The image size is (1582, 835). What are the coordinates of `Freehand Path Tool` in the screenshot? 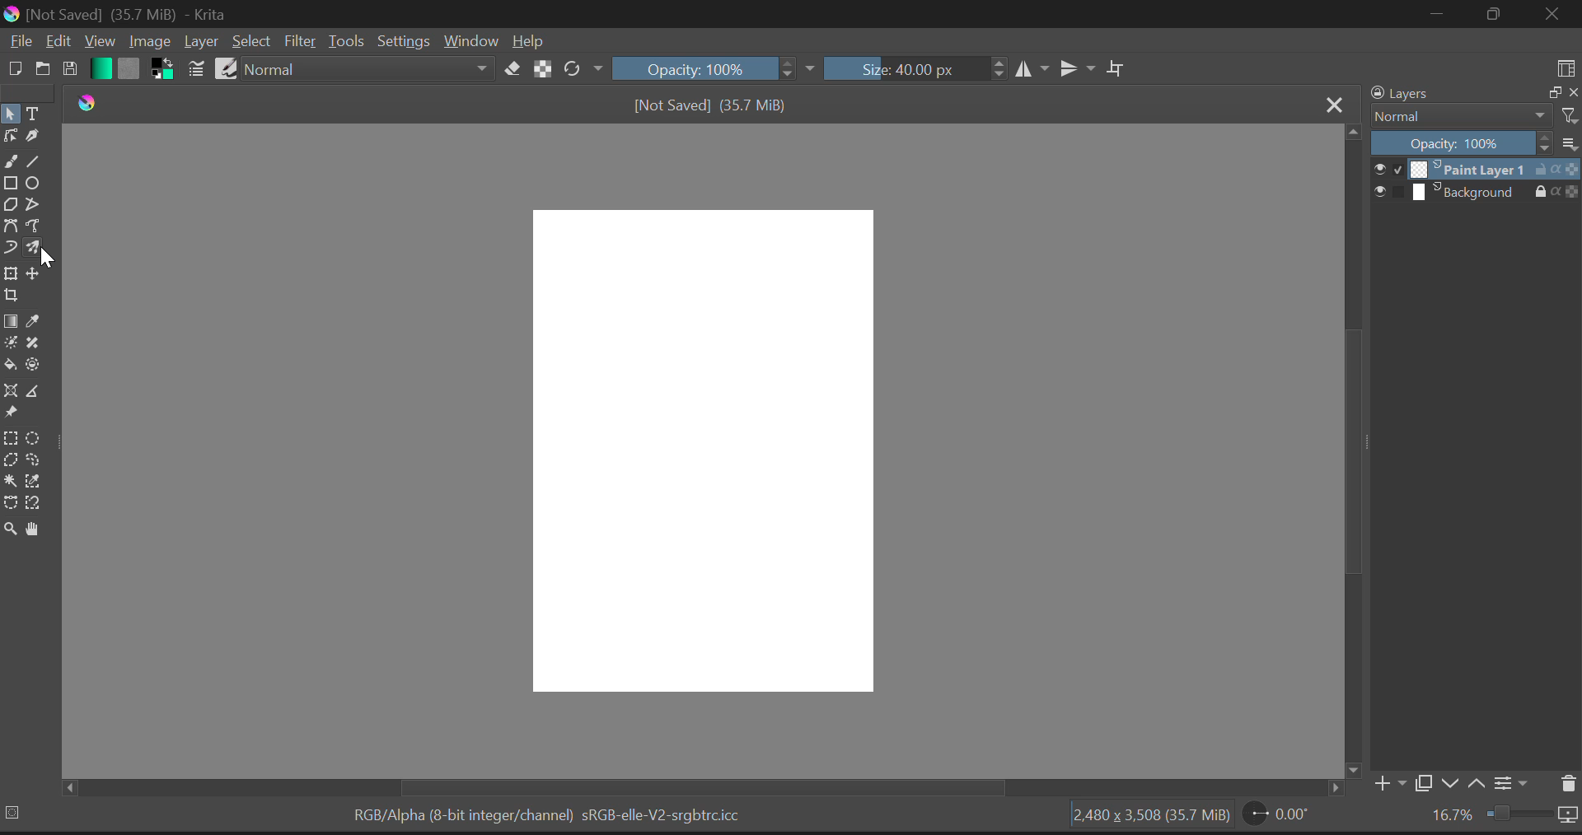 It's located at (35, 226).